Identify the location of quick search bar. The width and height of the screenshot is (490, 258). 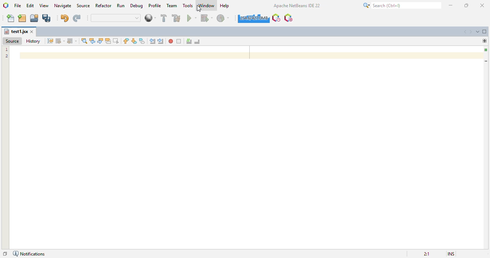
(116, 18).